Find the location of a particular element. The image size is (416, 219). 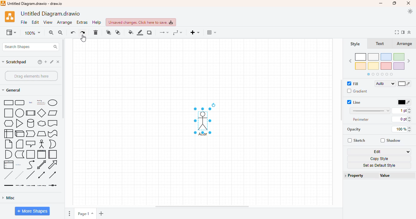

hexagon is located at coordinates (9, 123).